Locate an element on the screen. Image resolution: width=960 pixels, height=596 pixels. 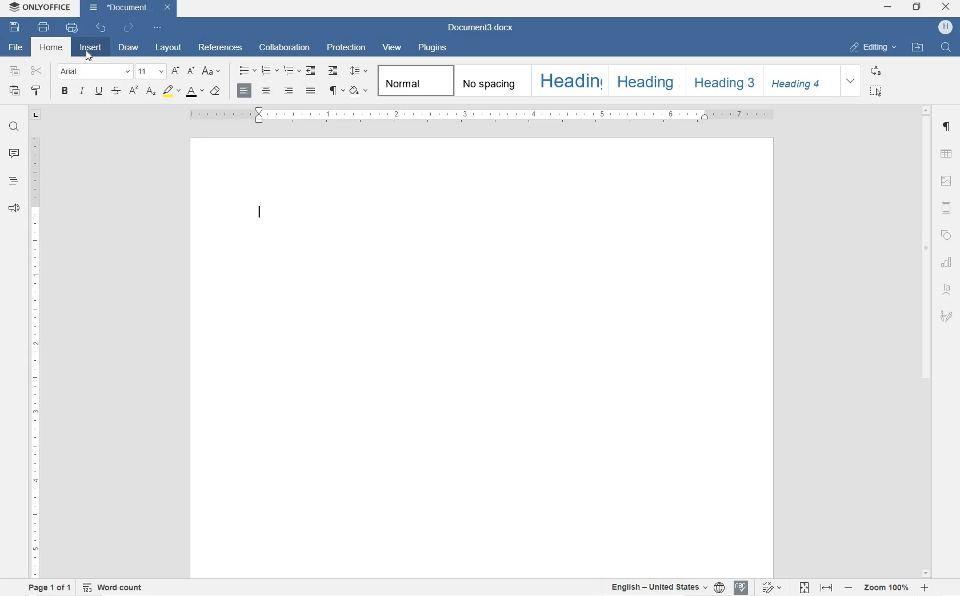
FEEDBACK & SUPPORT is located at coordinates (12, 208).